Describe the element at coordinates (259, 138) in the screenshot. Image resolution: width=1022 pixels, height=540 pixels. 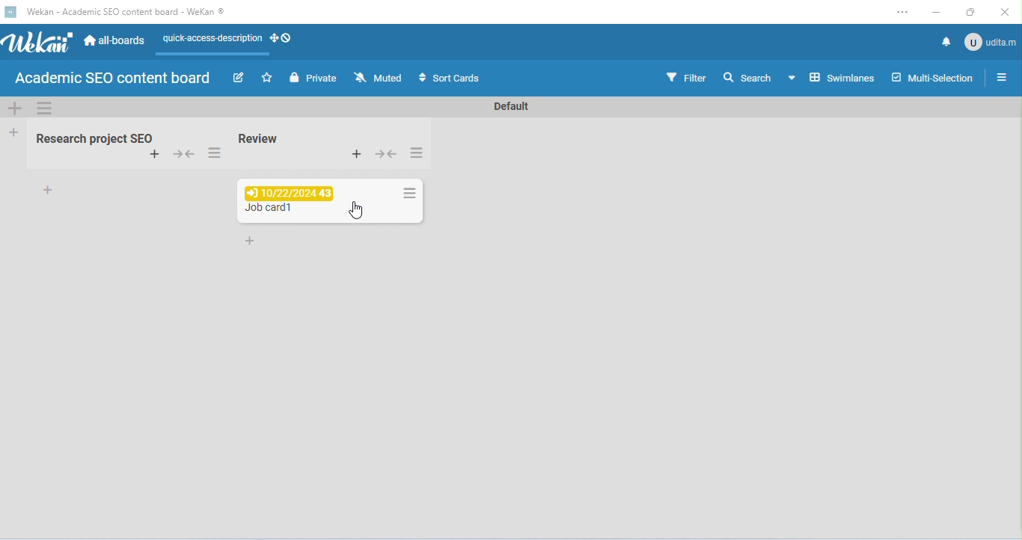
I see `list name : review` at that location.